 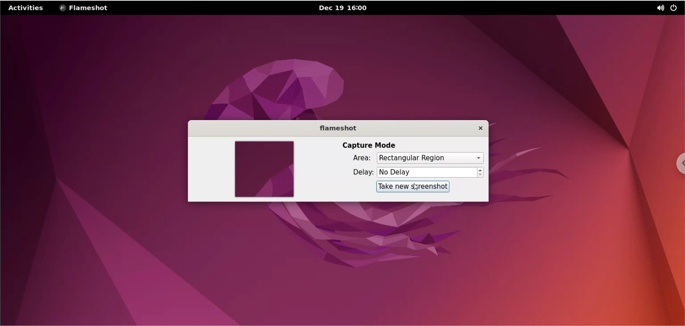 I want to click on activities, so click(x=26, y=8).